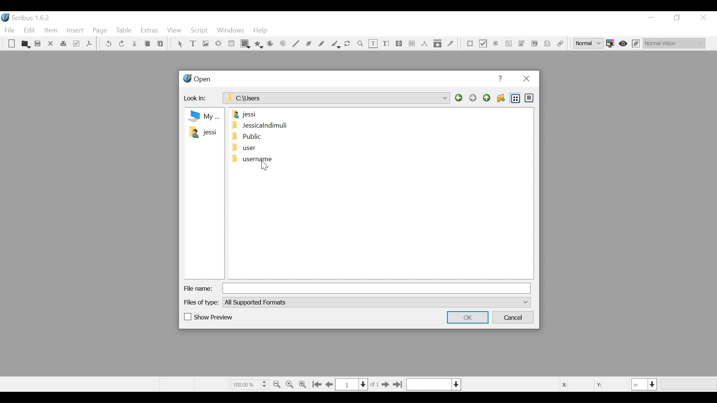  What do you see at coordinates (246, 44) in the screenshot?
I see `Shape` at bounding box center [246, 44].